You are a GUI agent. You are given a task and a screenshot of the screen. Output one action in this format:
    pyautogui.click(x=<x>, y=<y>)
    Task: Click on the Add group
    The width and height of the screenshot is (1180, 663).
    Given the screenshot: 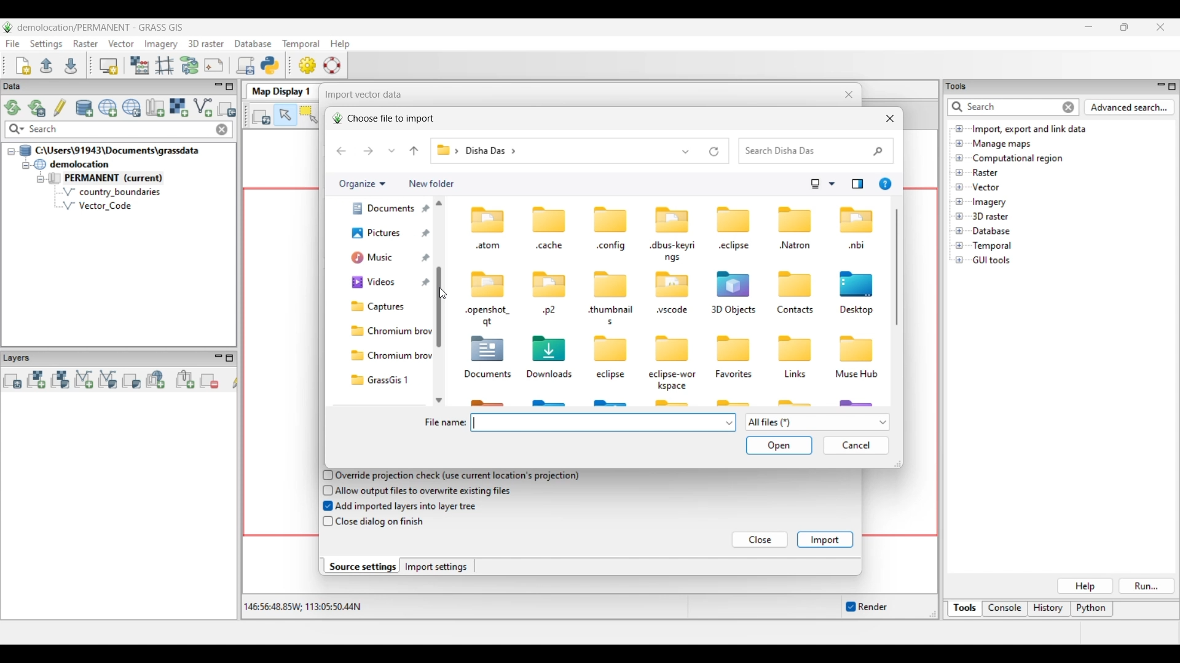 What is the action you would take?
    pyautogui.click(x=185, y=379)
    